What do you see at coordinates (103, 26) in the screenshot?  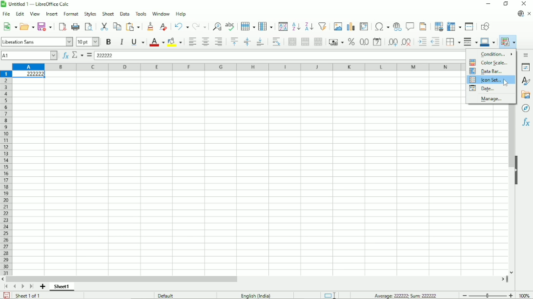 I see `Cut` at bounding box center [103, 26].